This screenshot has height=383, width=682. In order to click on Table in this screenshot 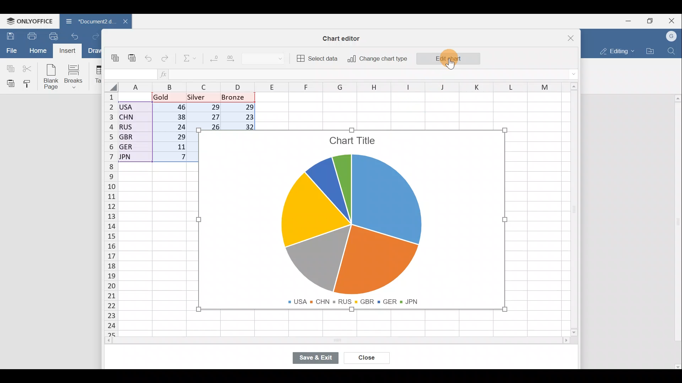, I will do `click(96, 74)`.